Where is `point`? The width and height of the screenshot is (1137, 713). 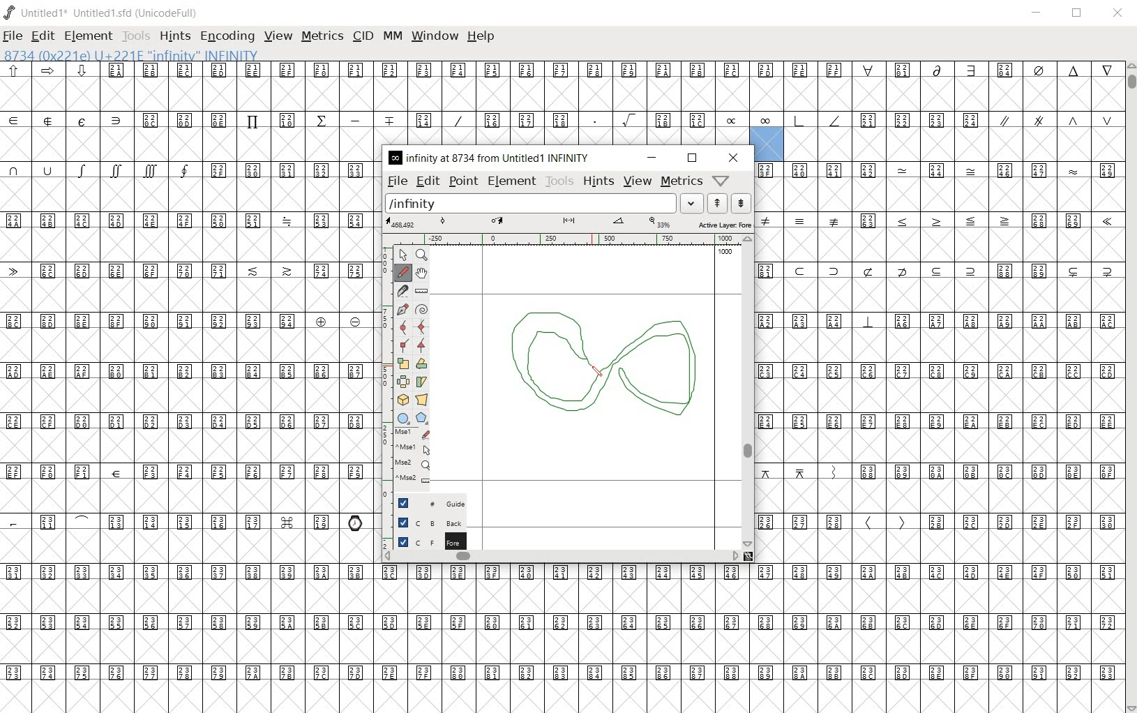 point is located at coordinates (462, 181).